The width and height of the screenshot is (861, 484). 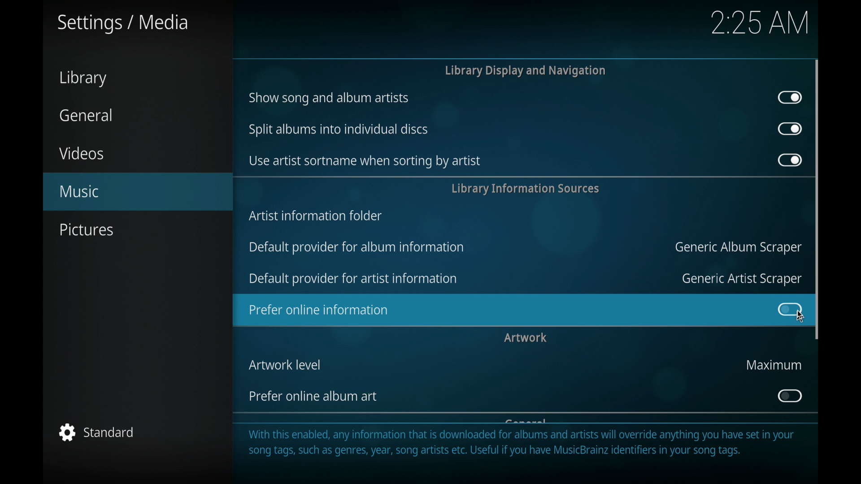 I want to click on show song and album artists, so click(x=329, y=99).